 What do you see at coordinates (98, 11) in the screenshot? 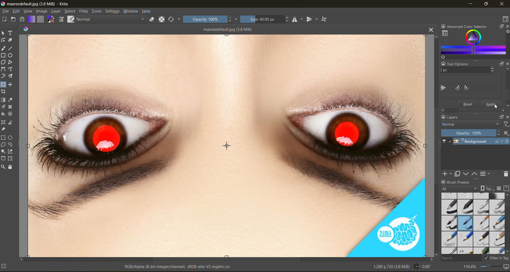
I see `tools` at bounding box center [98, 11].